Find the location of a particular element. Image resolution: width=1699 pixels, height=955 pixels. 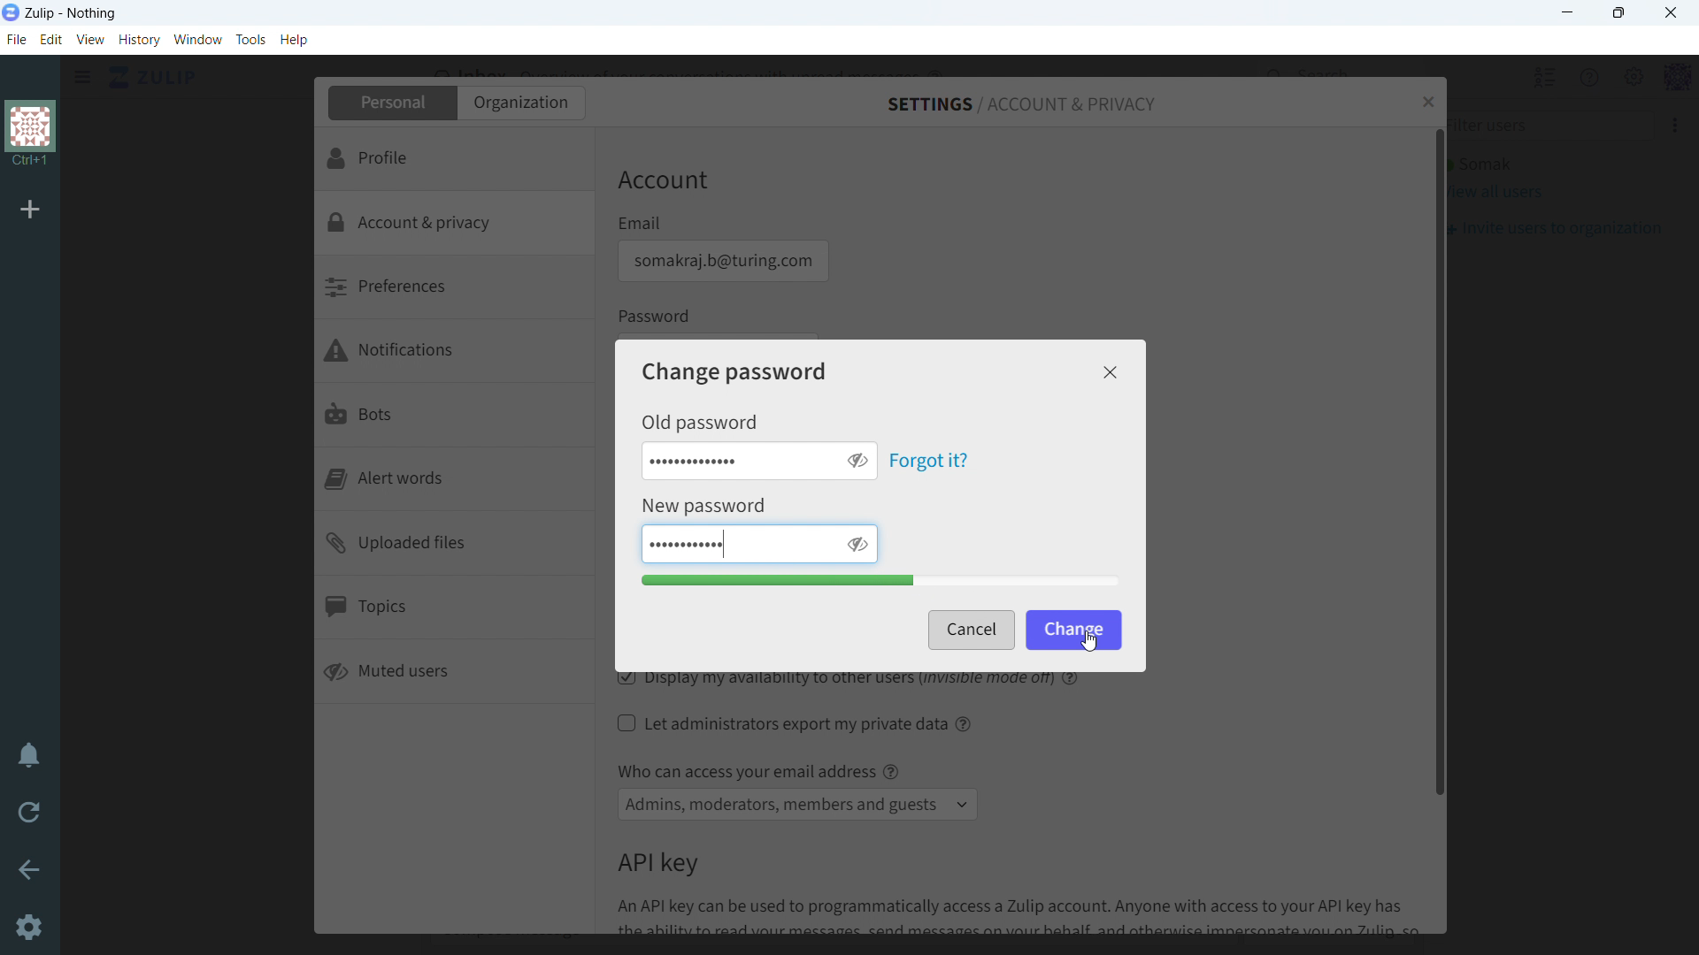

topics is located at coordinates (455, 610).